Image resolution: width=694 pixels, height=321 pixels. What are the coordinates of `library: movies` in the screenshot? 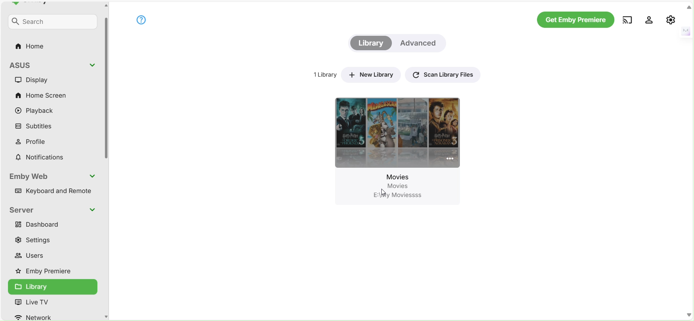 It's located at (381, 142).